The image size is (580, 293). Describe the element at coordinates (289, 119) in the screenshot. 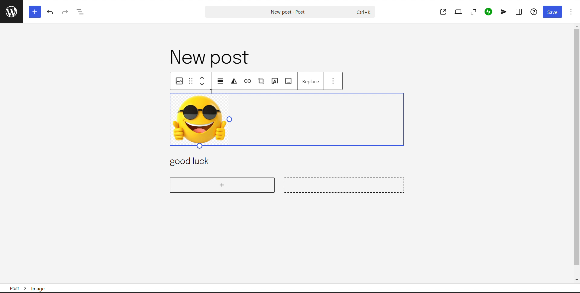

I see `image selected` at that location.